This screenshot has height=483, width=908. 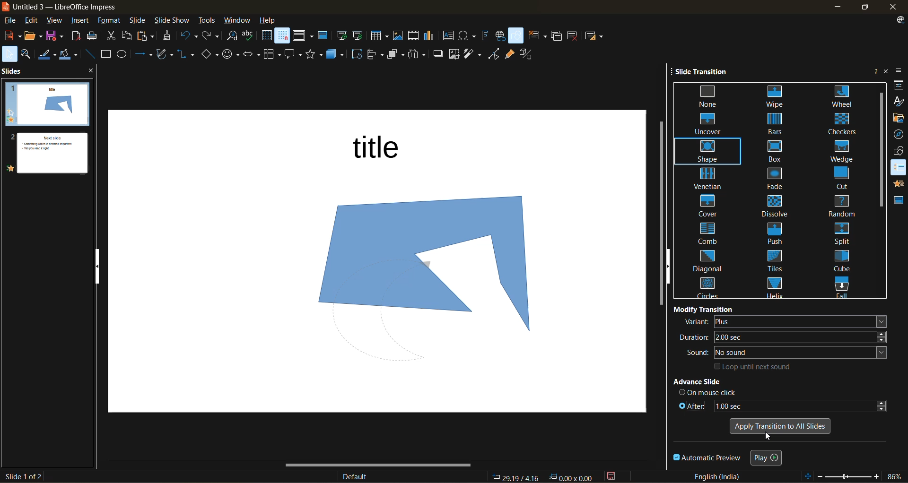 What do you see at coordinates (70, 56) in the screenshot?
I see `fill color` at bounding box center [70, 56].